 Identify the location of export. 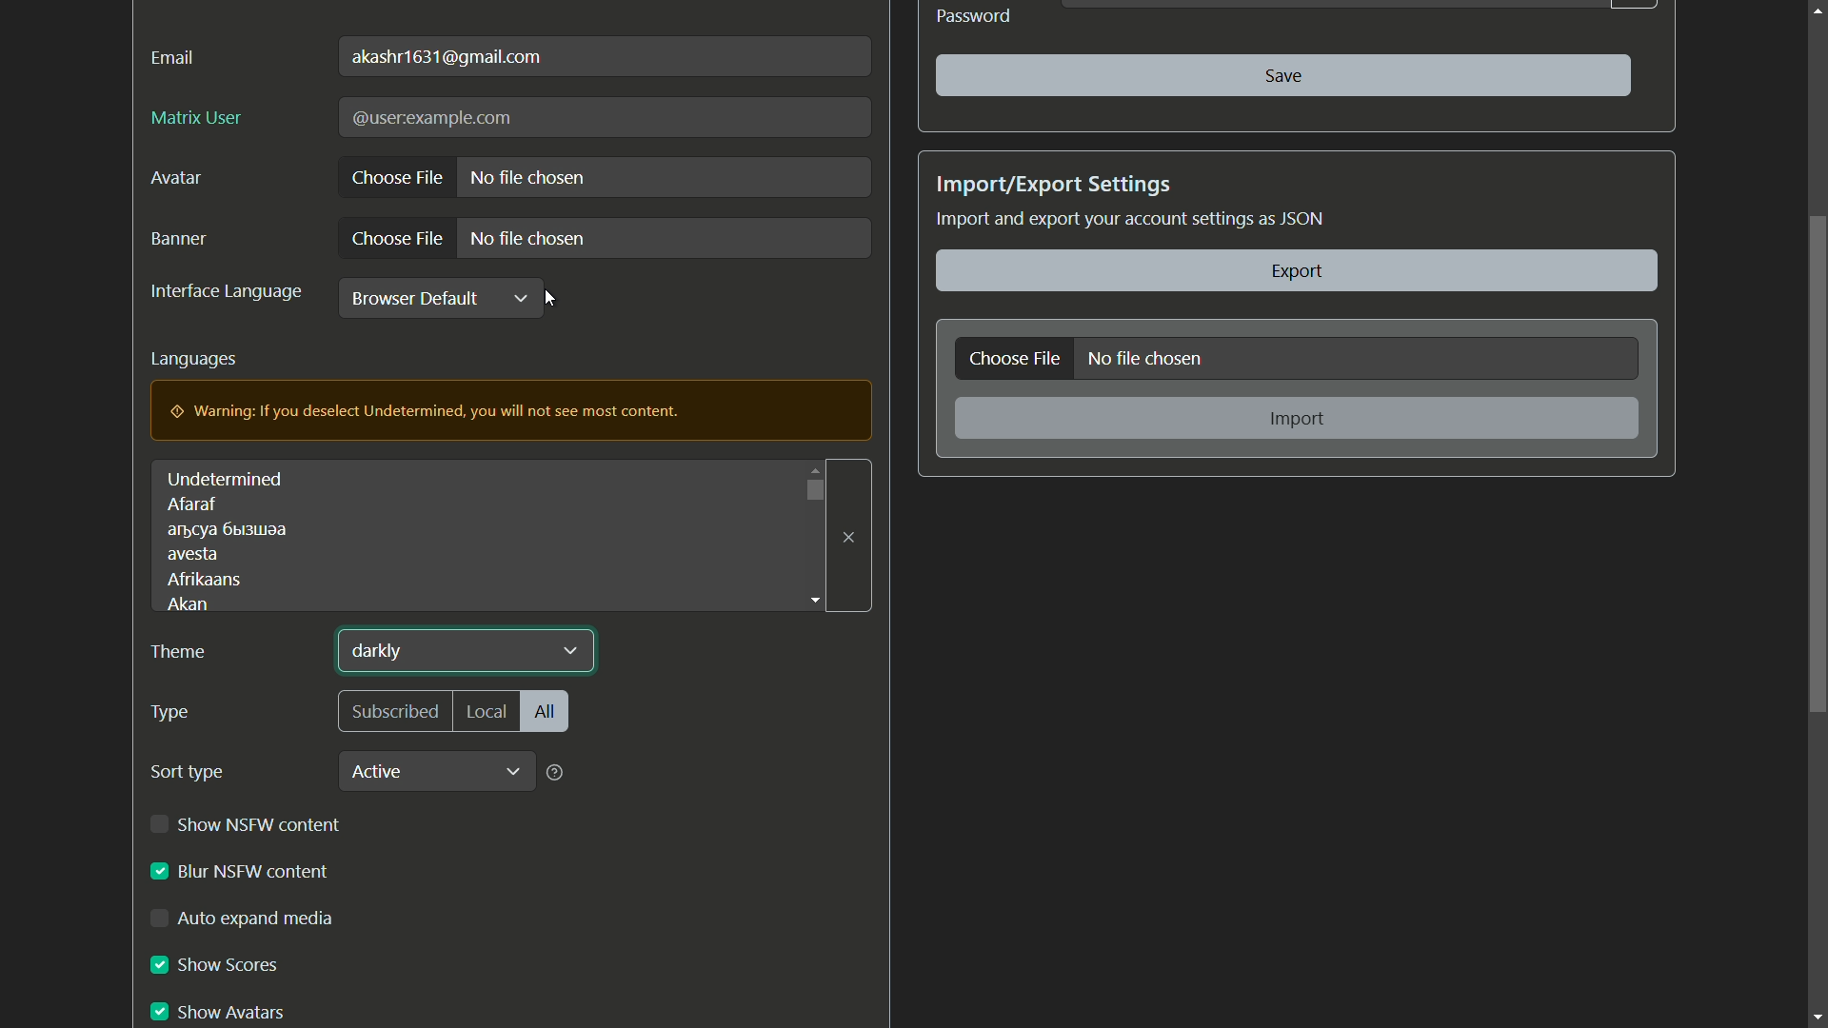
(1298, 272).